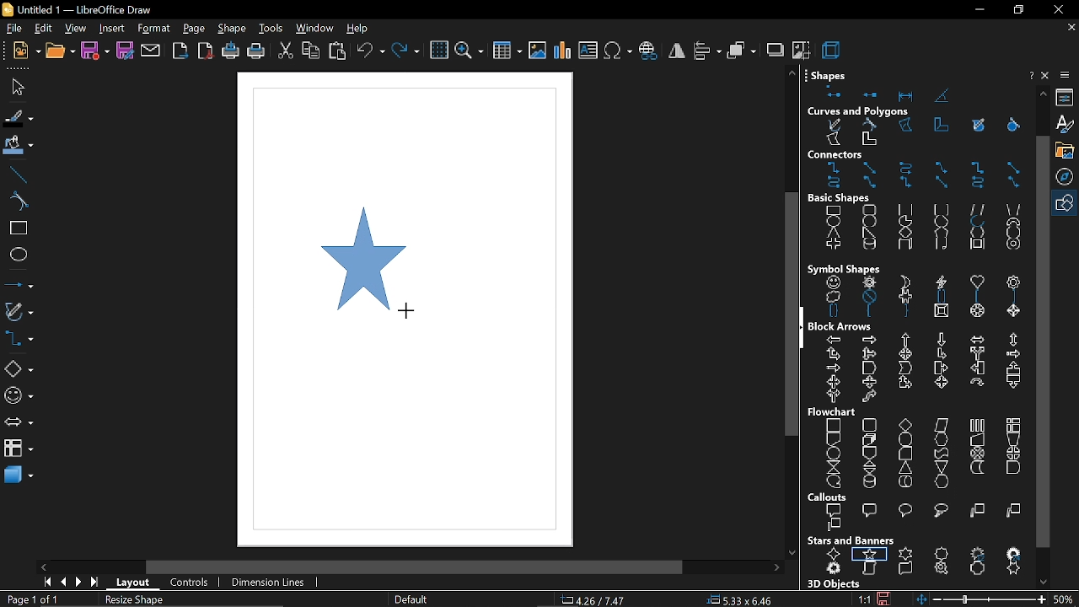 The height and width of the screenshot is (607, 1079). I want to click on paste, so click(338, 51).